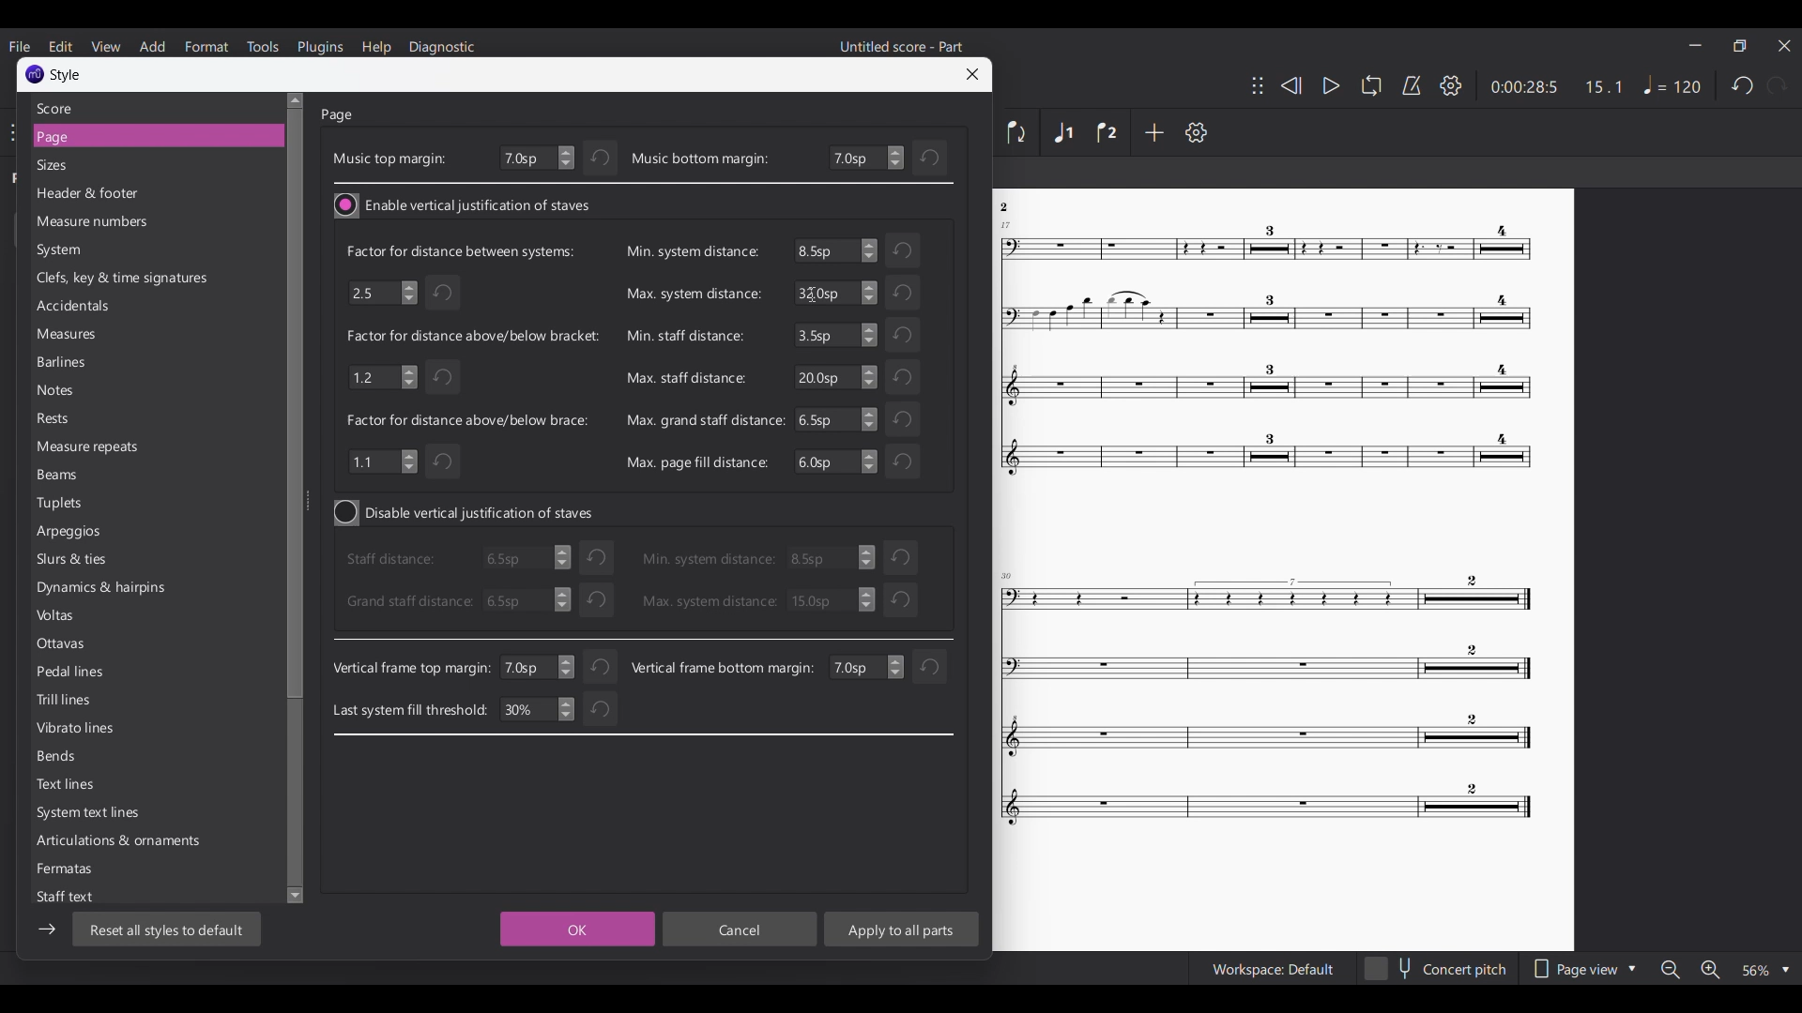 The height and width of the screenshot is (1013, 1802). I want to click on Undo, so click(598, 598).